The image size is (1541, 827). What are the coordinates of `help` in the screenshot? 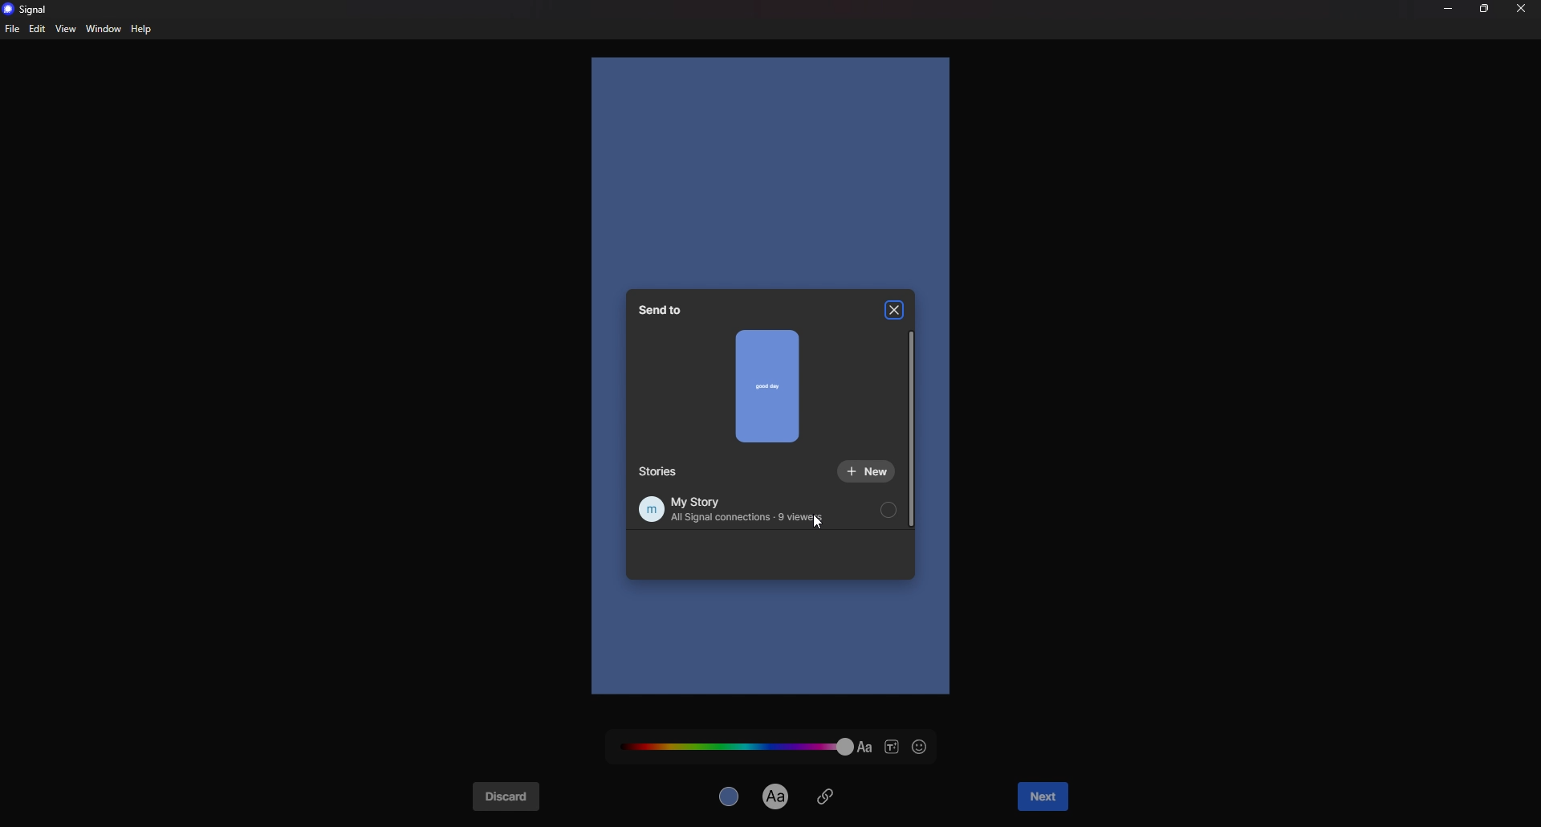 It's located at (143, 29).